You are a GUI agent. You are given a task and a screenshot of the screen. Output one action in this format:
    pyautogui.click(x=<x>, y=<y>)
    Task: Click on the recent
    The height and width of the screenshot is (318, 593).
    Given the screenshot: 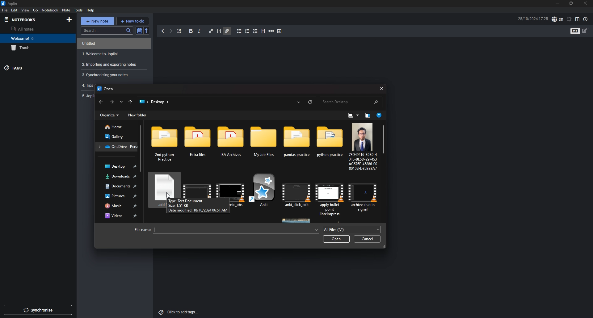 What is the action you would take?
    pyautogui.click(x=121, y=102)
    